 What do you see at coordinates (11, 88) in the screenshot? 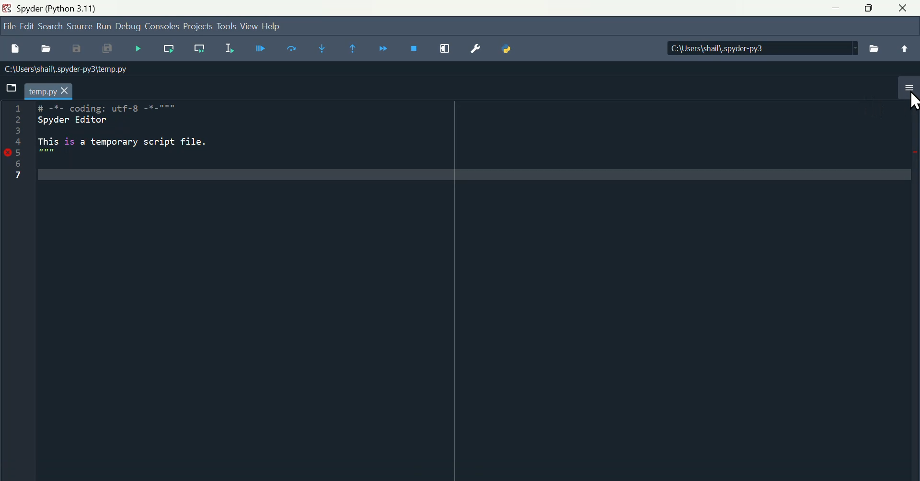
I see `folder` at bounding box center [11, 88].